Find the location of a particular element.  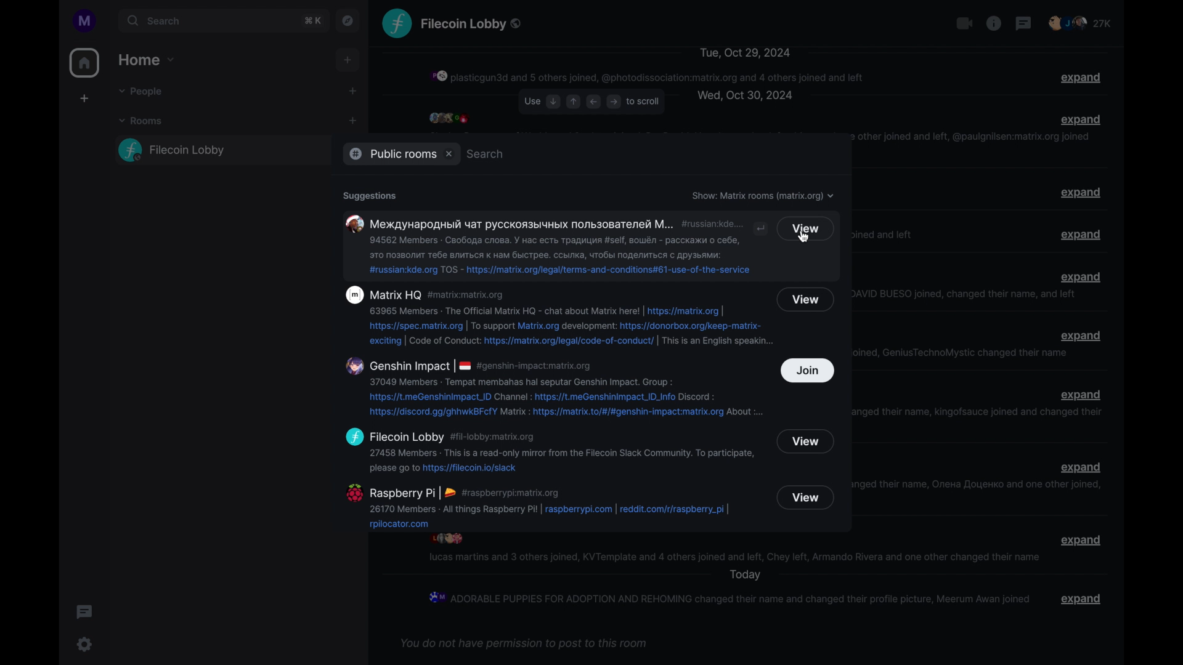

view is located at coordinates (807, 299).